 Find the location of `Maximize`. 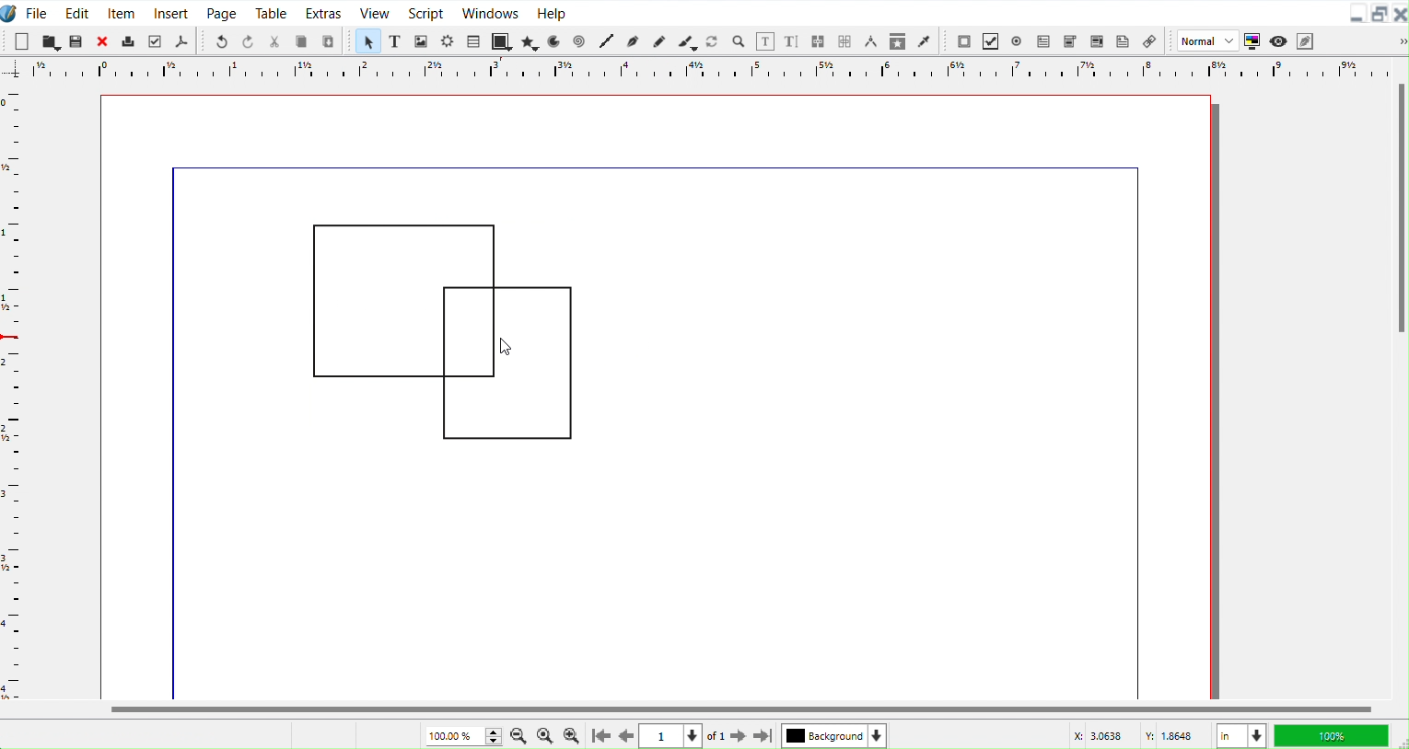

Maximize is located at coordinates (1380, 14).